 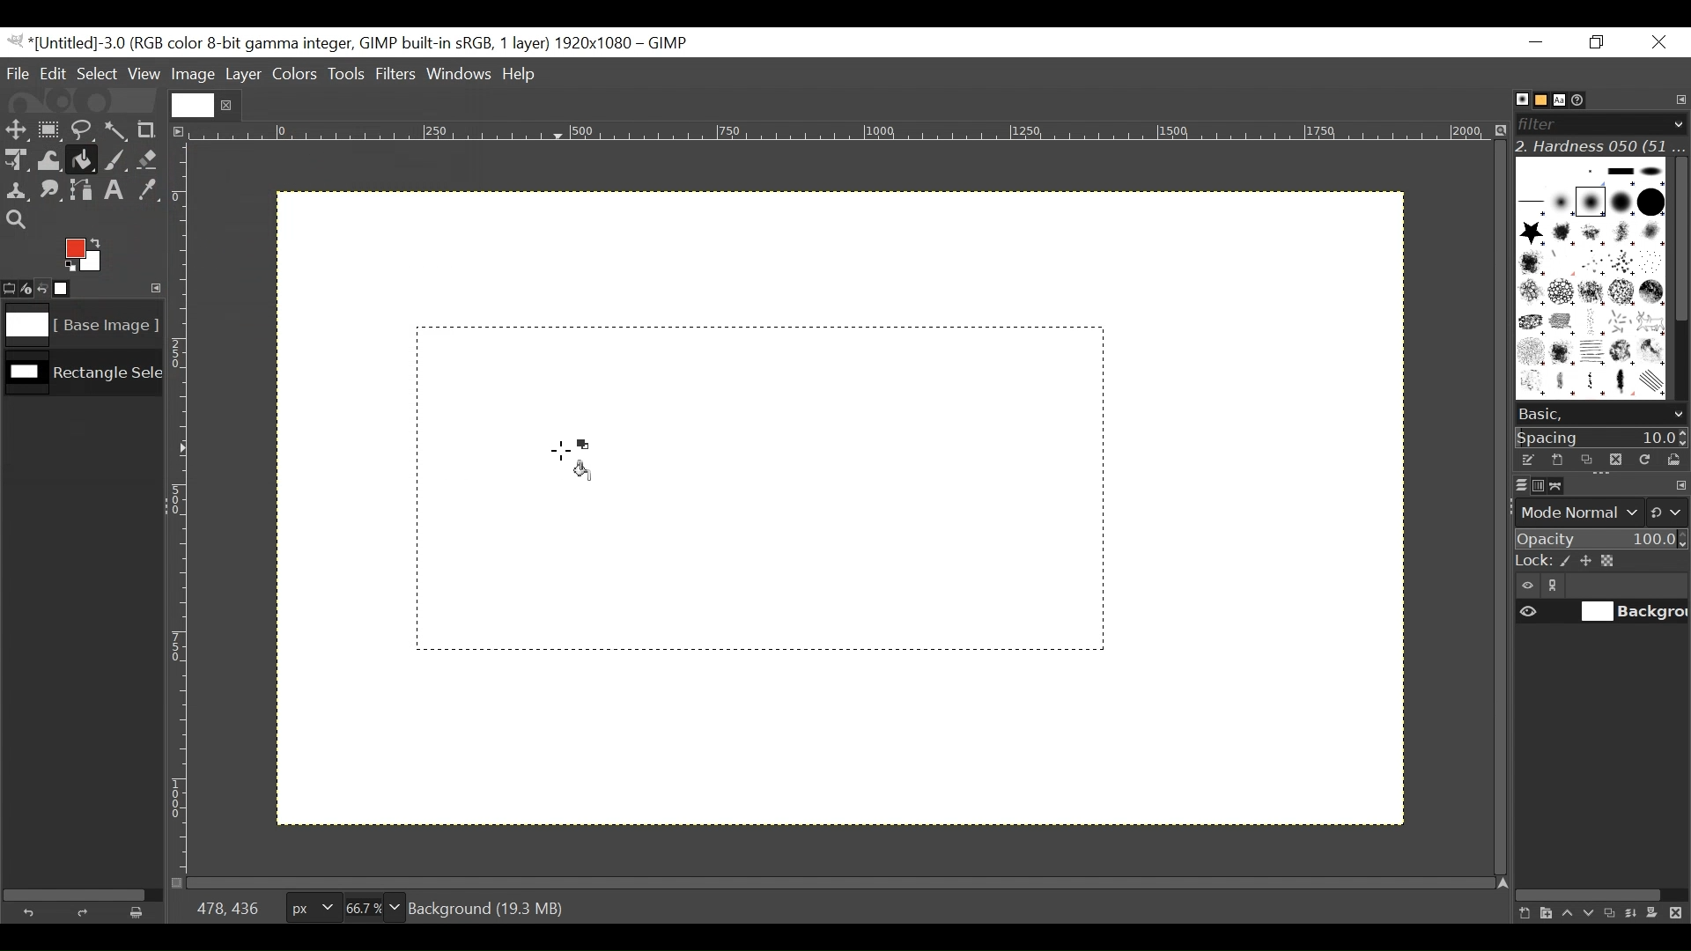 I want to click on Image, so click(x=193, y=75).